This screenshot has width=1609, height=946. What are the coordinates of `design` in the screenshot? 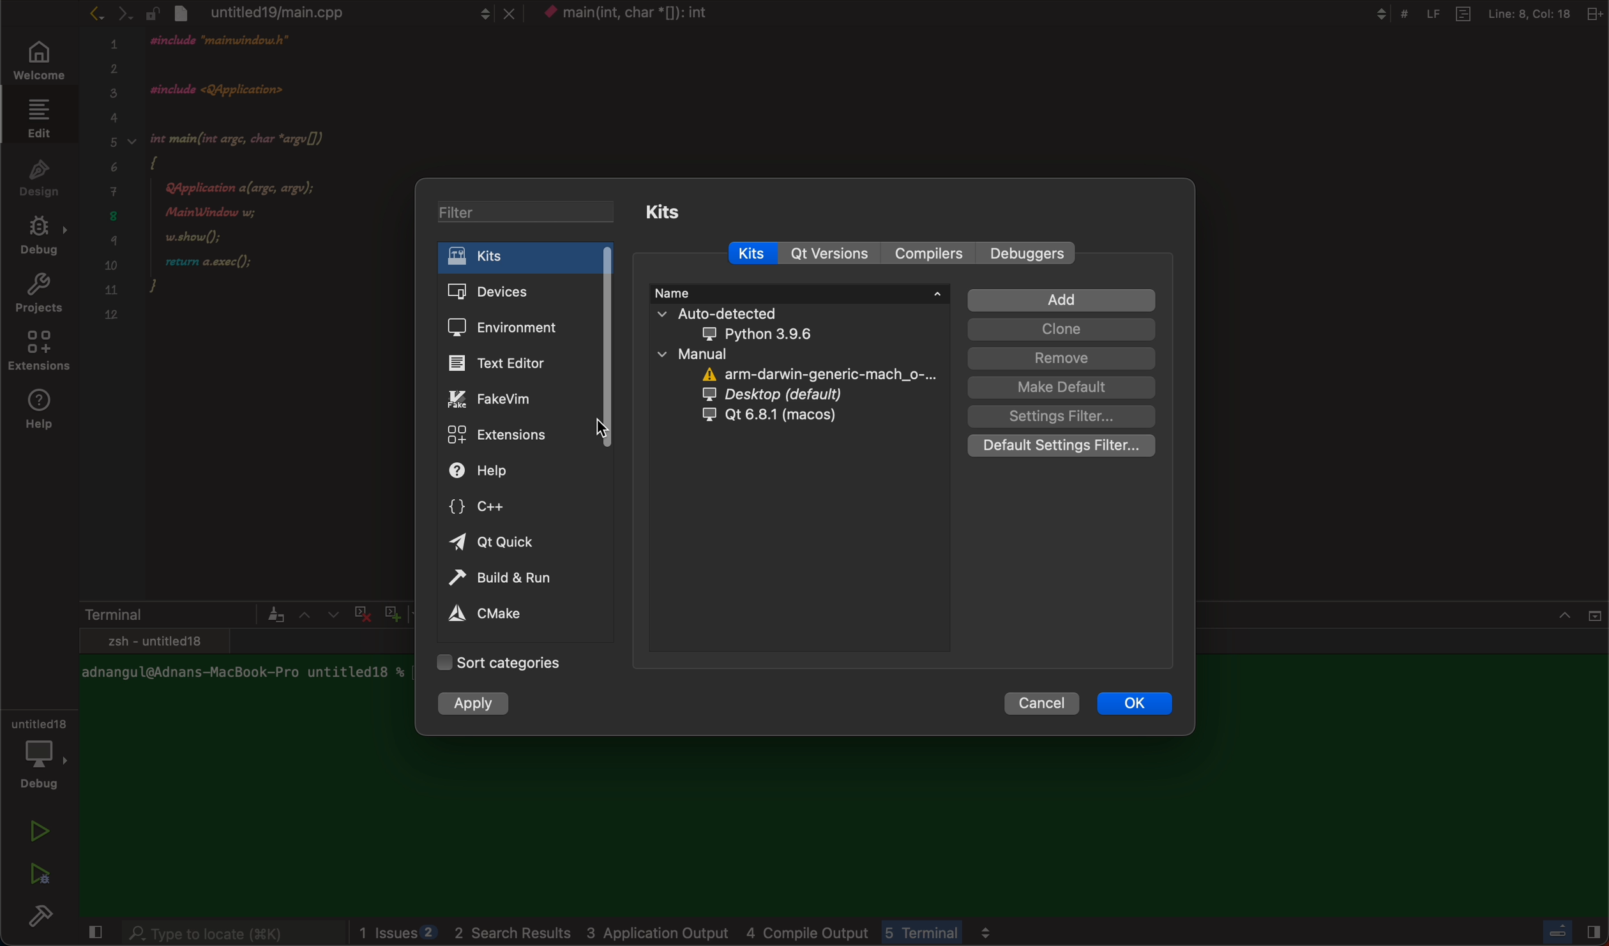 It's located at (40, 176).